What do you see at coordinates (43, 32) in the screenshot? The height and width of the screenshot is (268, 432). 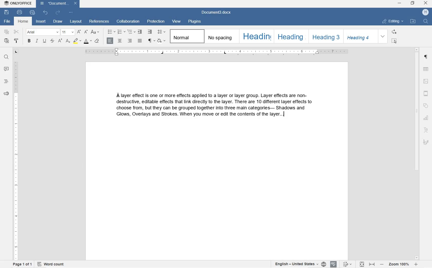 I see `FONT NAME` at bounding box center [43, 32].